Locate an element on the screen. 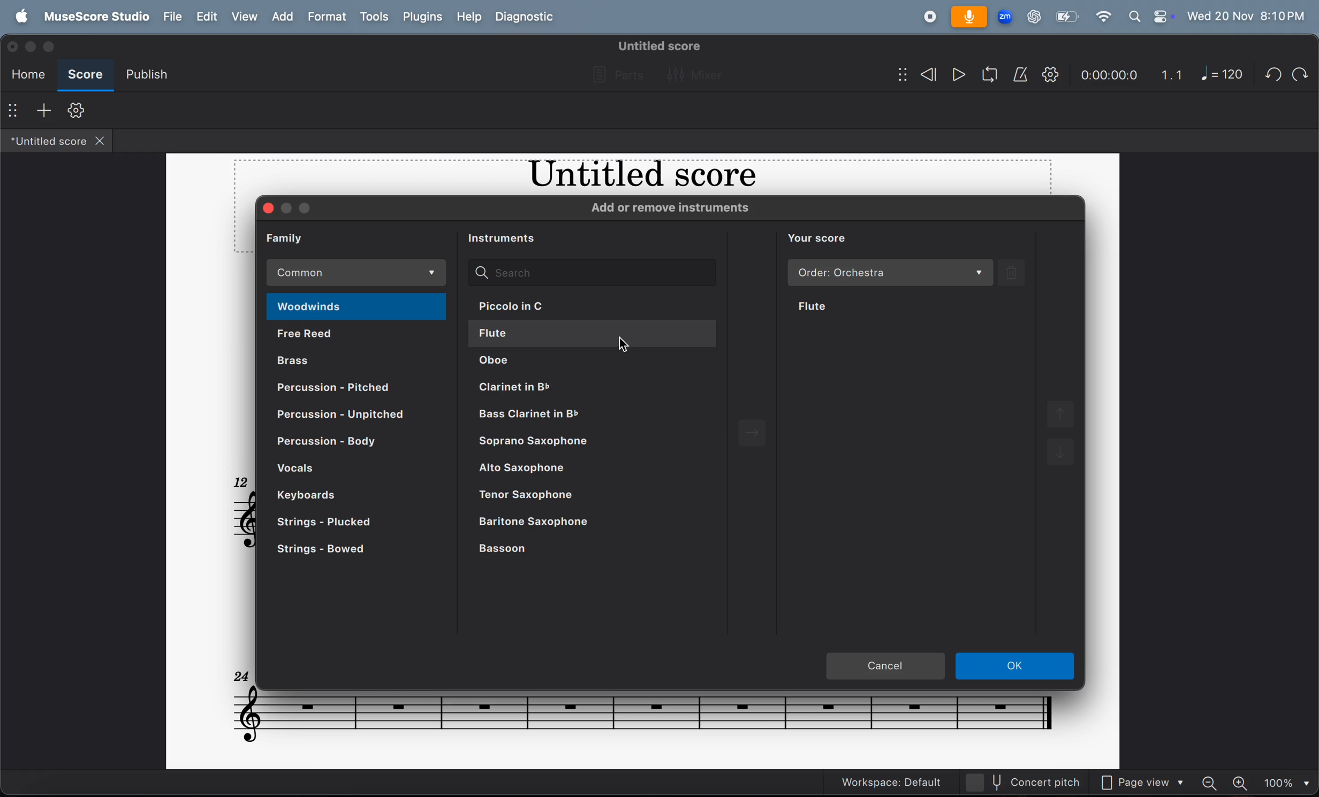 The image size is (1319, 797). add or remove instruments is located at coordinates (679, 209).